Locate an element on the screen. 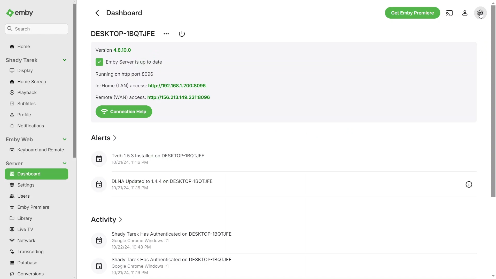 The height and width of the screenshot is (279, 496). search is located at coordinates (35, 28).